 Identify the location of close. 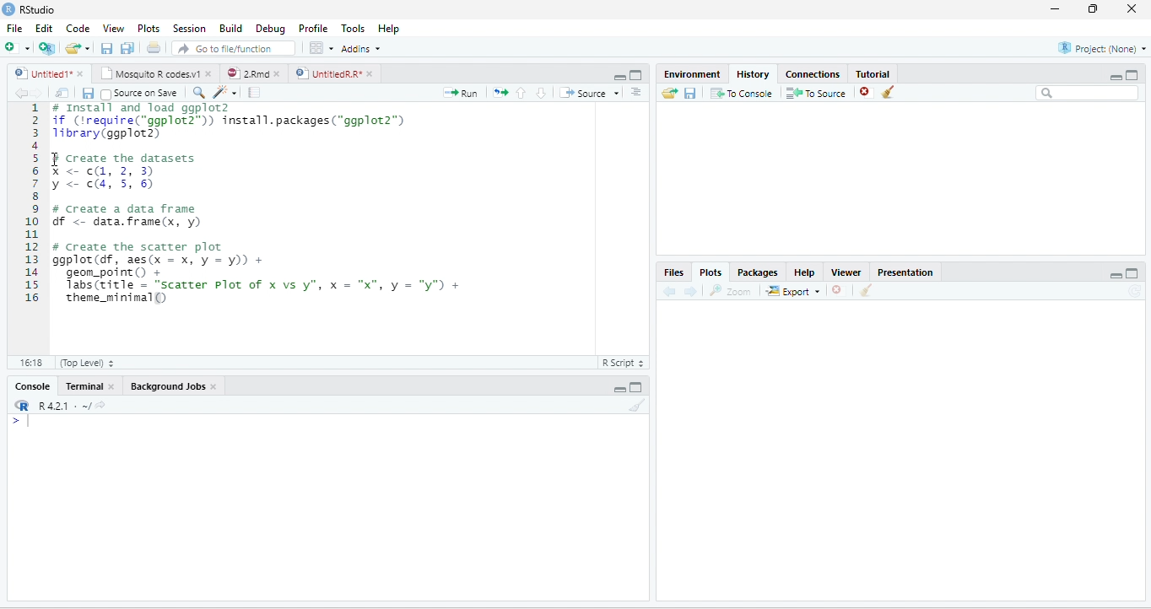
(111, 386).